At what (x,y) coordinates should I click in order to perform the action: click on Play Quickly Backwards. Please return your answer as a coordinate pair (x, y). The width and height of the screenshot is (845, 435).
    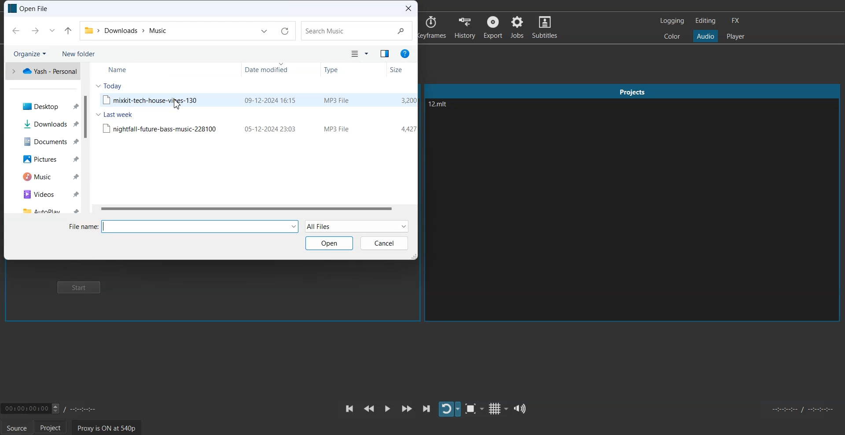
    Looking at the image, I should click on (369, 409).